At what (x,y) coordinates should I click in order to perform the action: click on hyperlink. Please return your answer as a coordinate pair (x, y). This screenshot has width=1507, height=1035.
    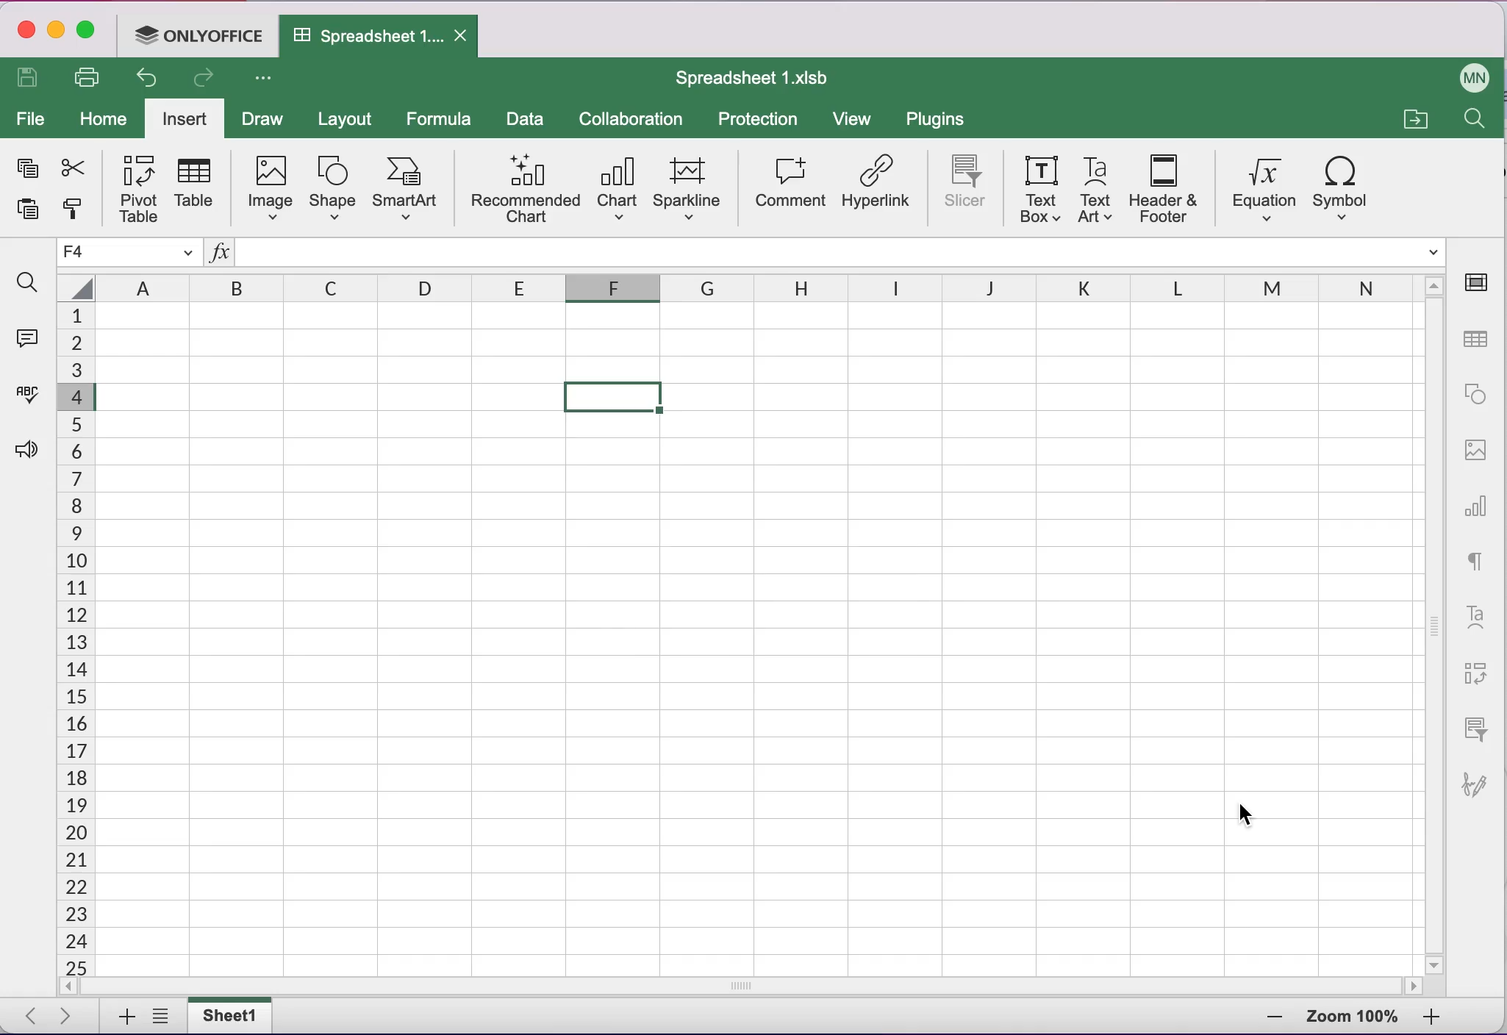
    Looking at the image, I should click on (877, 190).